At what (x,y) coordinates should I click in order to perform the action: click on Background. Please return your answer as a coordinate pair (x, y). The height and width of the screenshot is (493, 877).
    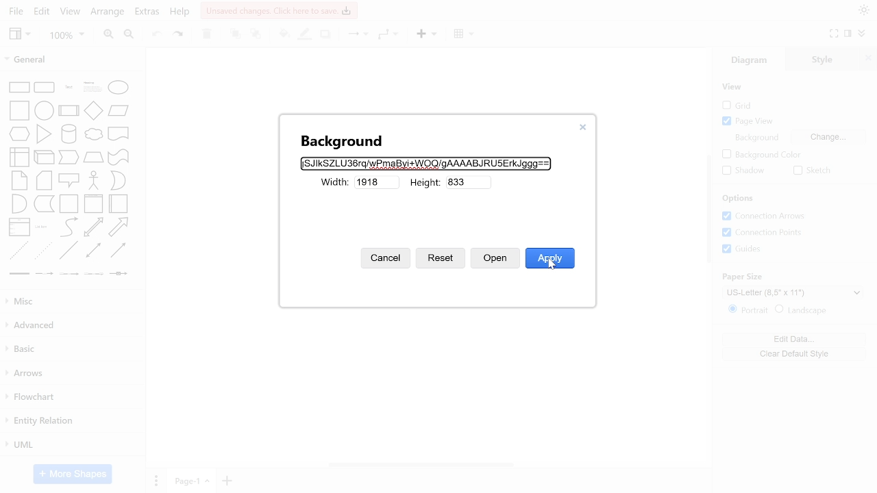
    Looking at the image, I should click on (340, 143).